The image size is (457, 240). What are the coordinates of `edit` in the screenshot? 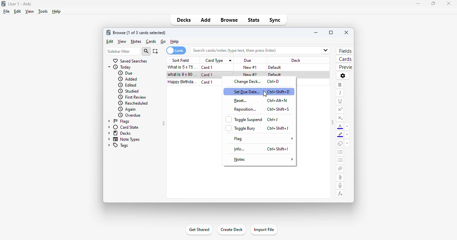 It's located at (110, 41).